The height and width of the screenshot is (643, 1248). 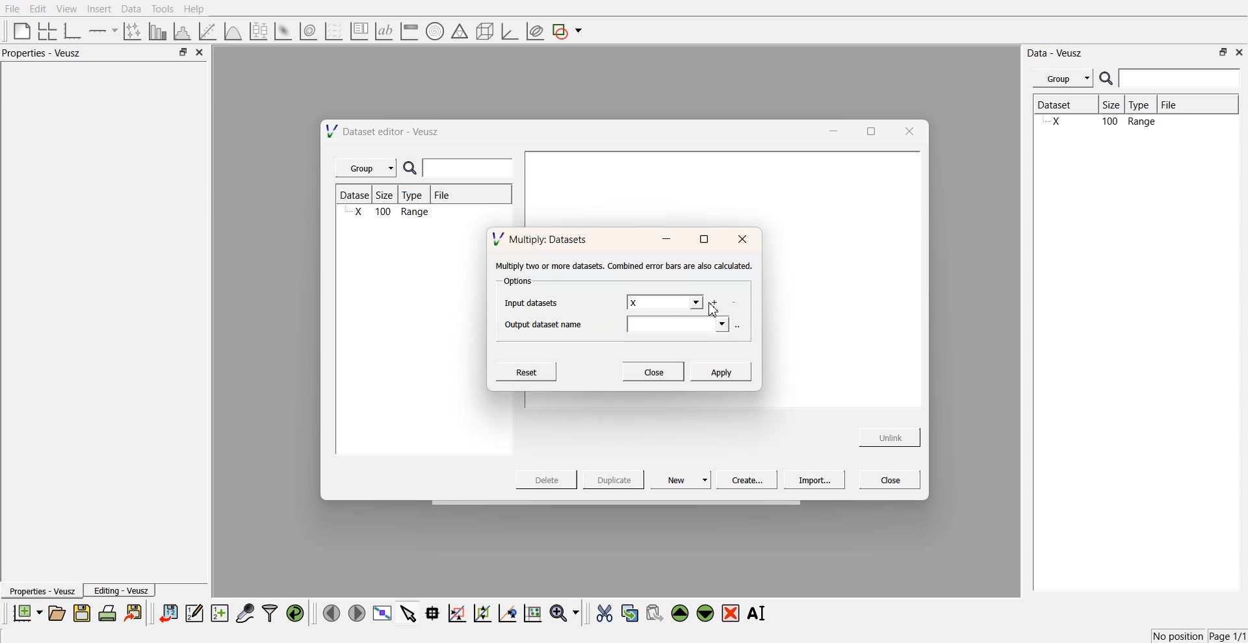 I want to click on Output dataset name, so click(x=548, y=324).